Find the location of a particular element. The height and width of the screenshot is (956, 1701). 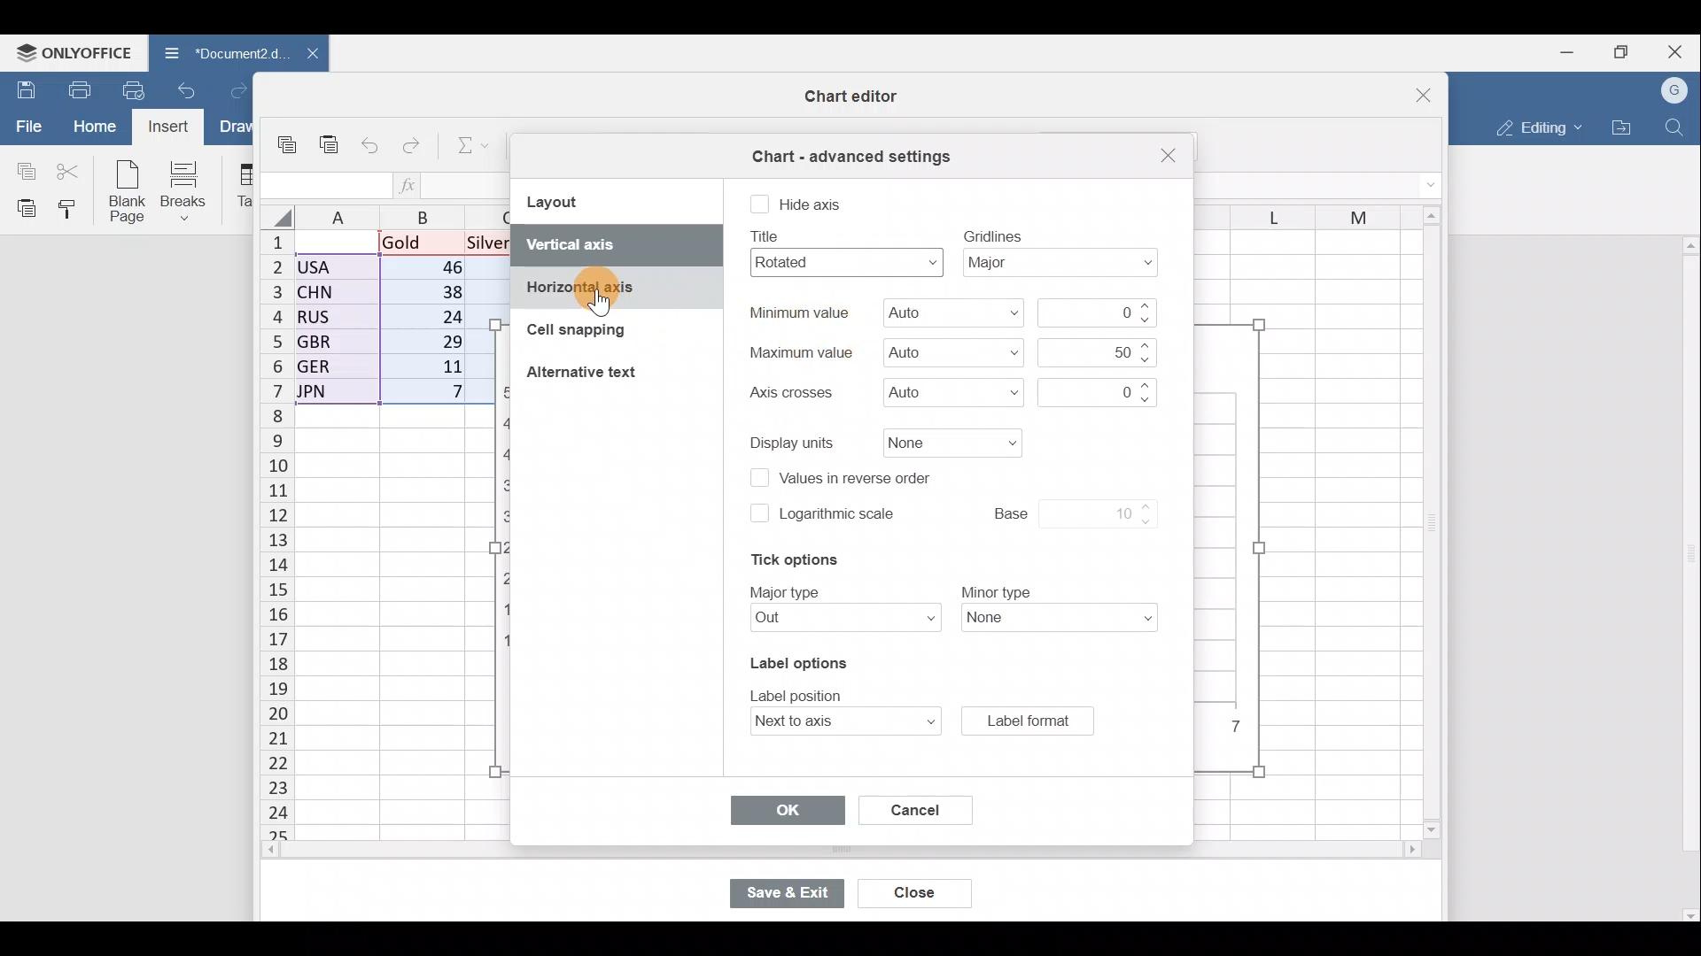

Redo is located at coordinates (230, 89).